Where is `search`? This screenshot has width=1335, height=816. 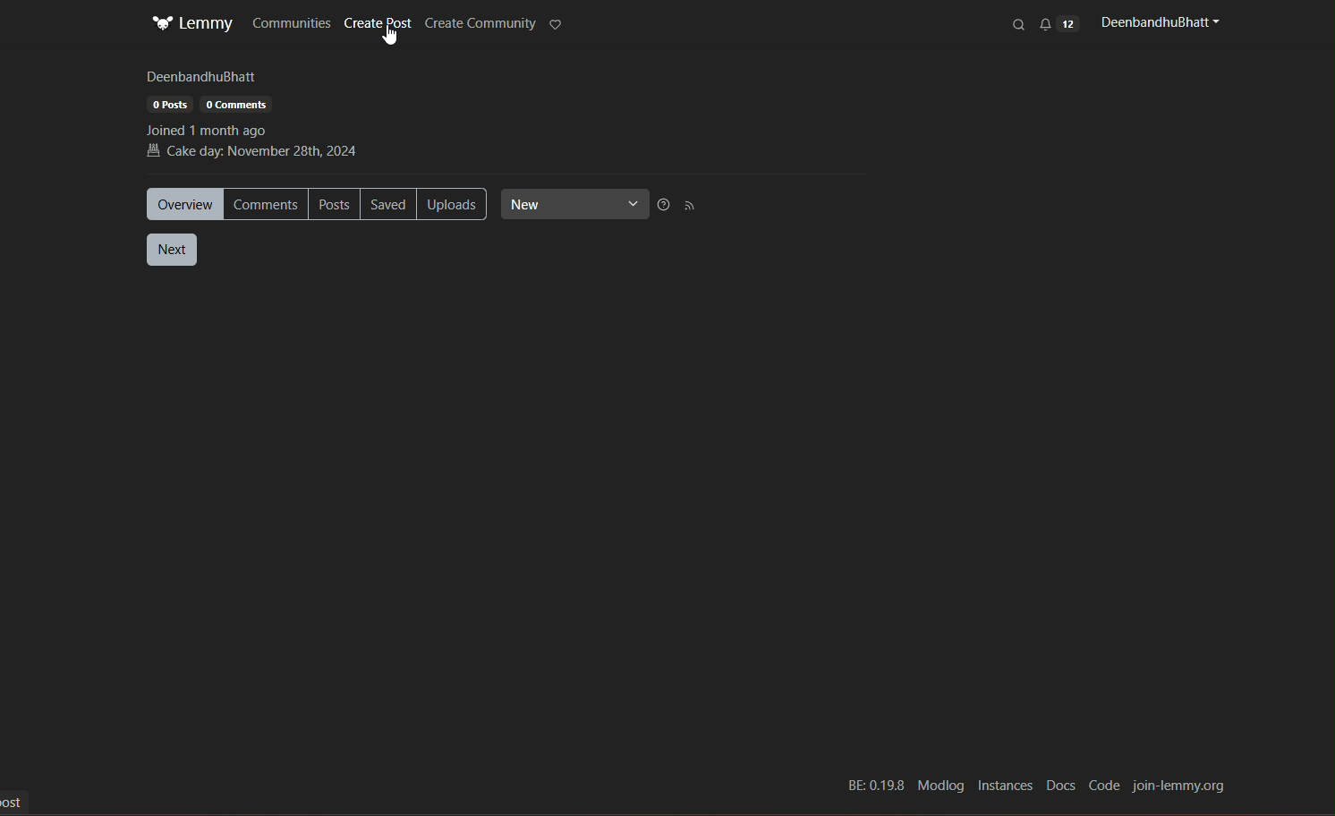
search is located at coordinates (1020, 24).